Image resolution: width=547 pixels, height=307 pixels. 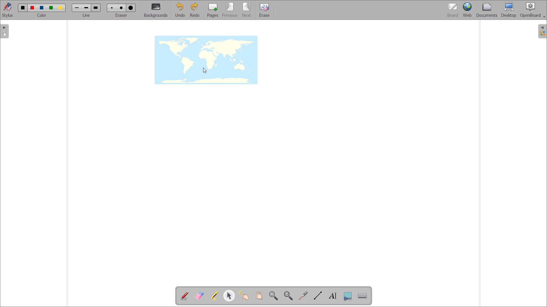 What do you see at coordinates (212, 10) in the screenshot?
I see `add pages` at bounding box center [212, 10].